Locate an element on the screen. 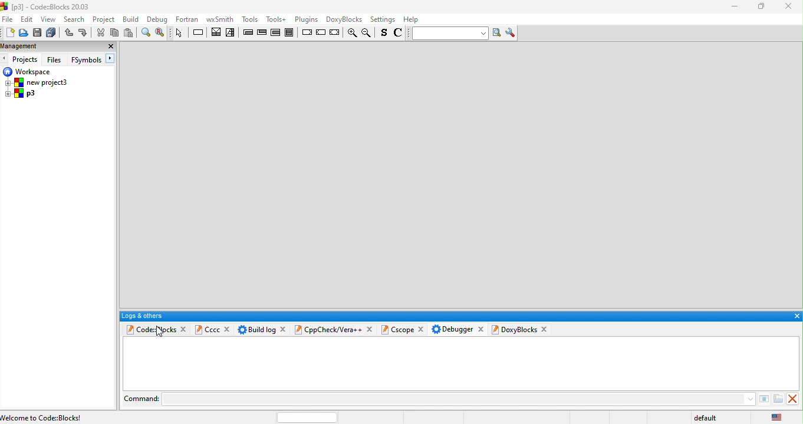 Image resolution: width=803 pixels, height=424 pixels. close is located at coordinates (110, 47).